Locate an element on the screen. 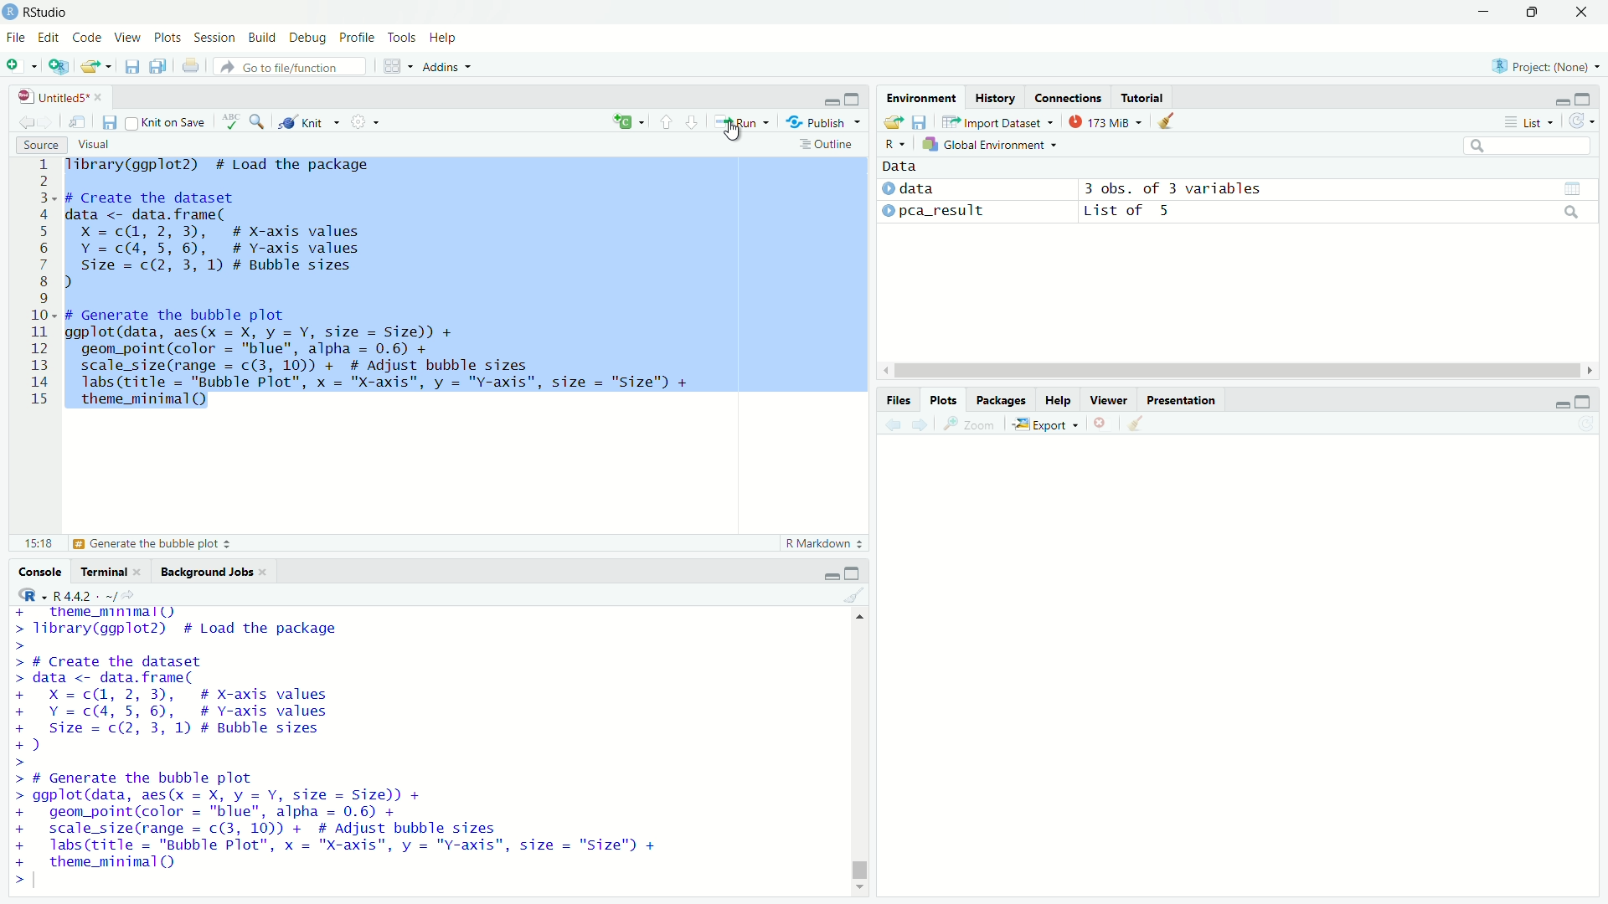 Image resolution: width=1608 pixels, height=904 pixels. View is located at coordinates (131, 39).